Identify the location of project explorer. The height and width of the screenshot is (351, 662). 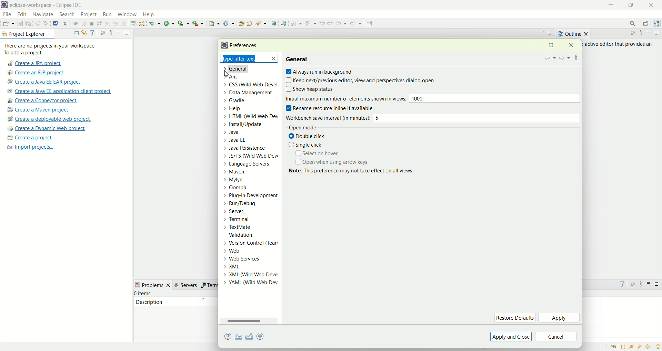
(28, 33).